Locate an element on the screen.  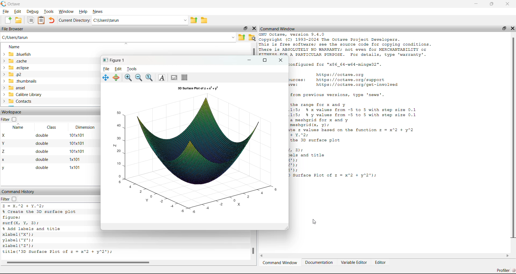
bluefish is located at coordinates (17, 55).